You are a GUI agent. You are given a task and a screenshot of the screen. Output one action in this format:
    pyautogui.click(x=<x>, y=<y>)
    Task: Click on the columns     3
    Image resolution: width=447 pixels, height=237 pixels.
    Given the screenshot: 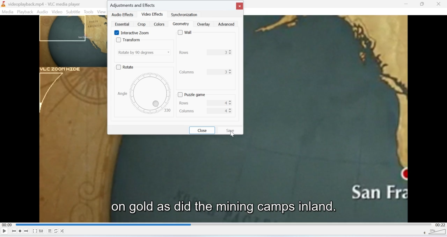 What is the action you would take?
    pyautogui.click(x=206, y=72)
    